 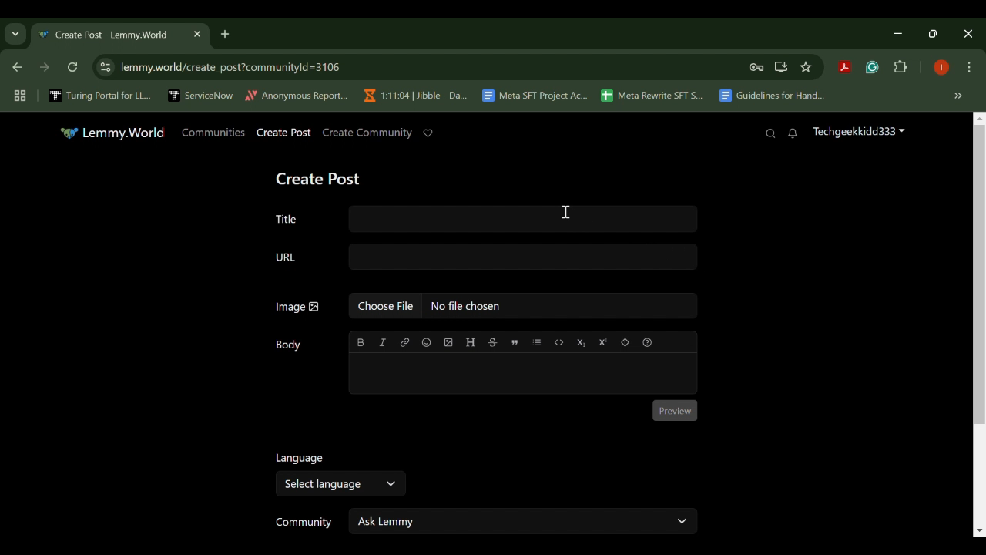 I want to click on Notifications, so click(x=793, y=134).